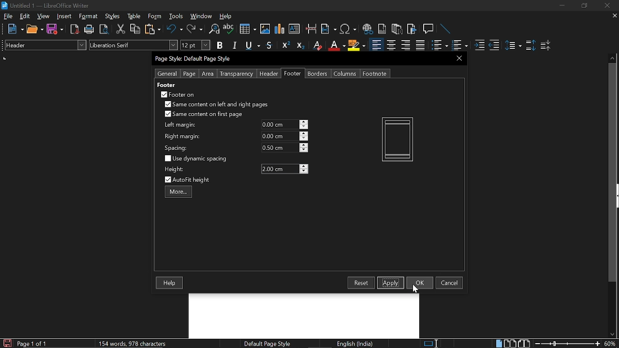 Image resolution: width=619 pixels, height=348 pixels. I want to click on decrease left margin, so click(304, 127).